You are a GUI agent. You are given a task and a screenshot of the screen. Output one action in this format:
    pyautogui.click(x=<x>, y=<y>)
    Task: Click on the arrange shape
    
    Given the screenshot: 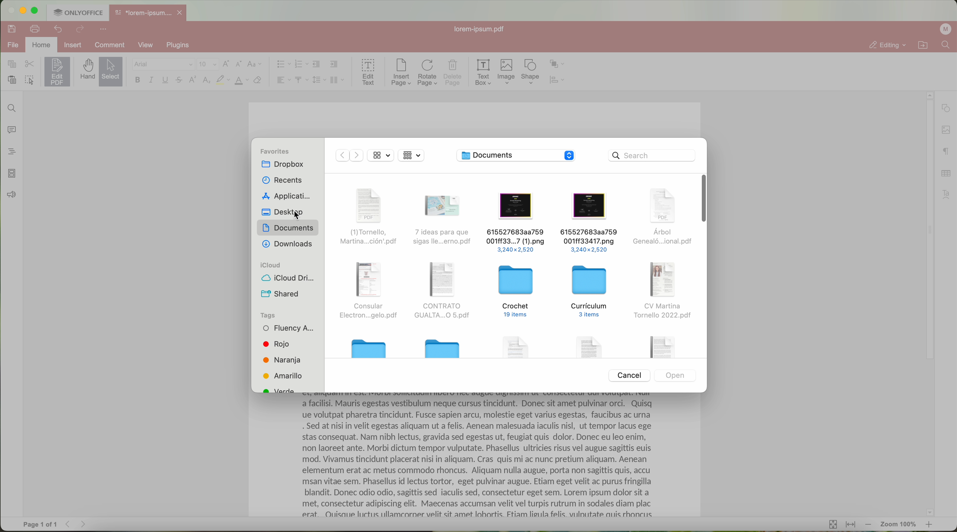 What is the action you would take?
    pyautogui.click(x=557, y=64)
    